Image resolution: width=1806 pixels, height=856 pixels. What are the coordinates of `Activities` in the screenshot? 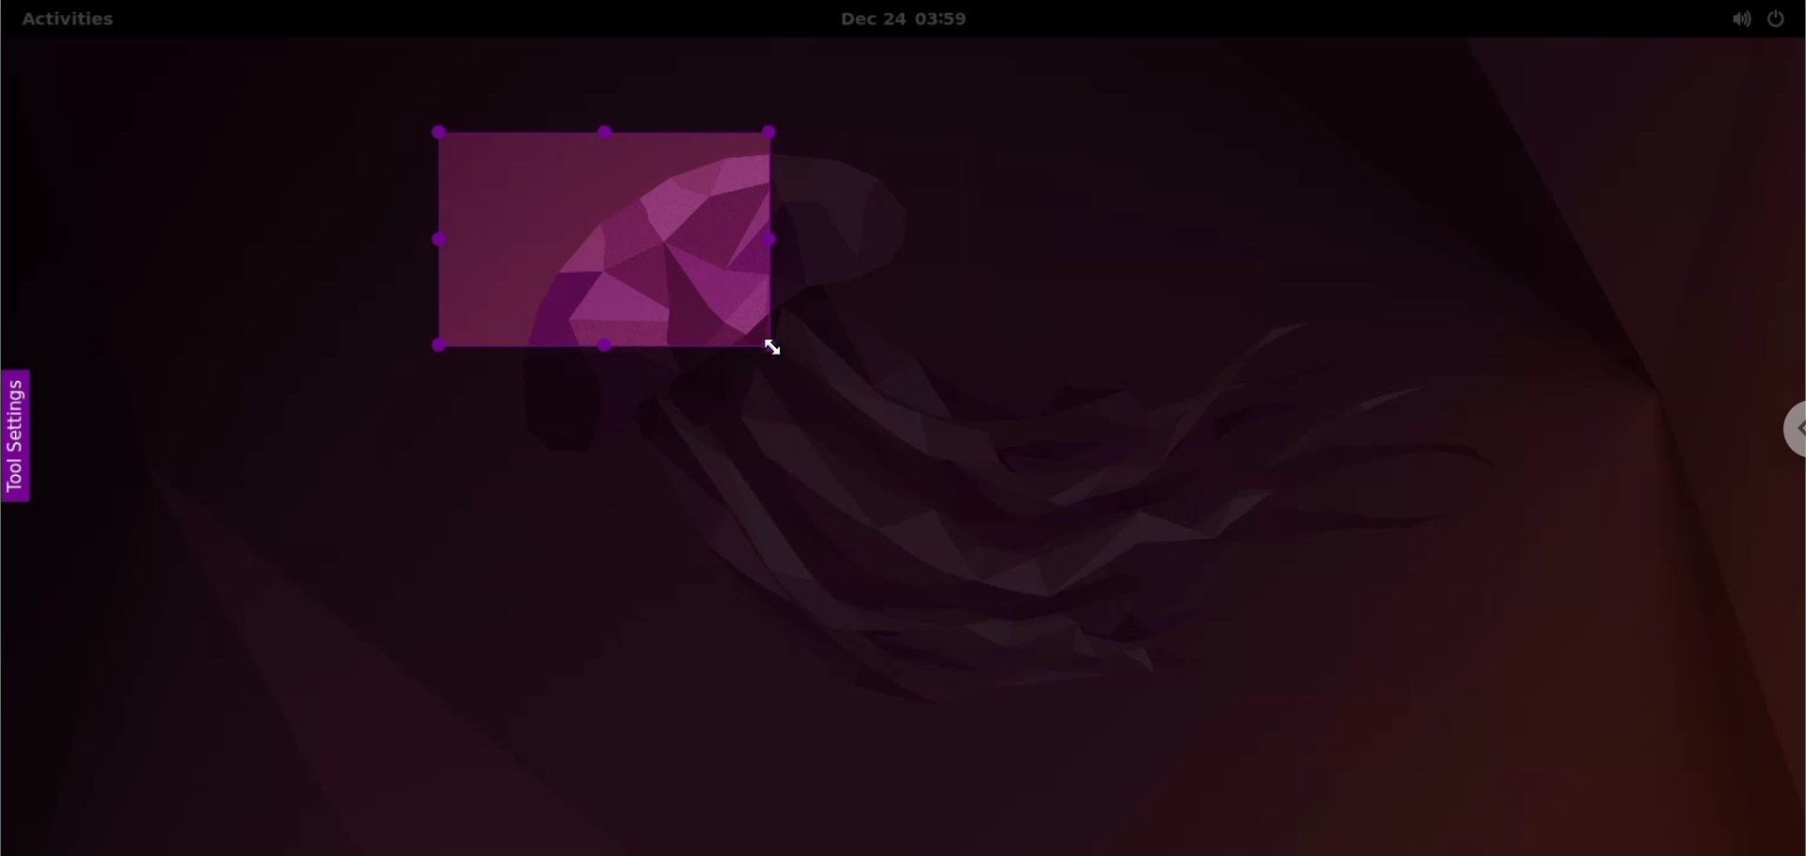 It's located at (66, 20).